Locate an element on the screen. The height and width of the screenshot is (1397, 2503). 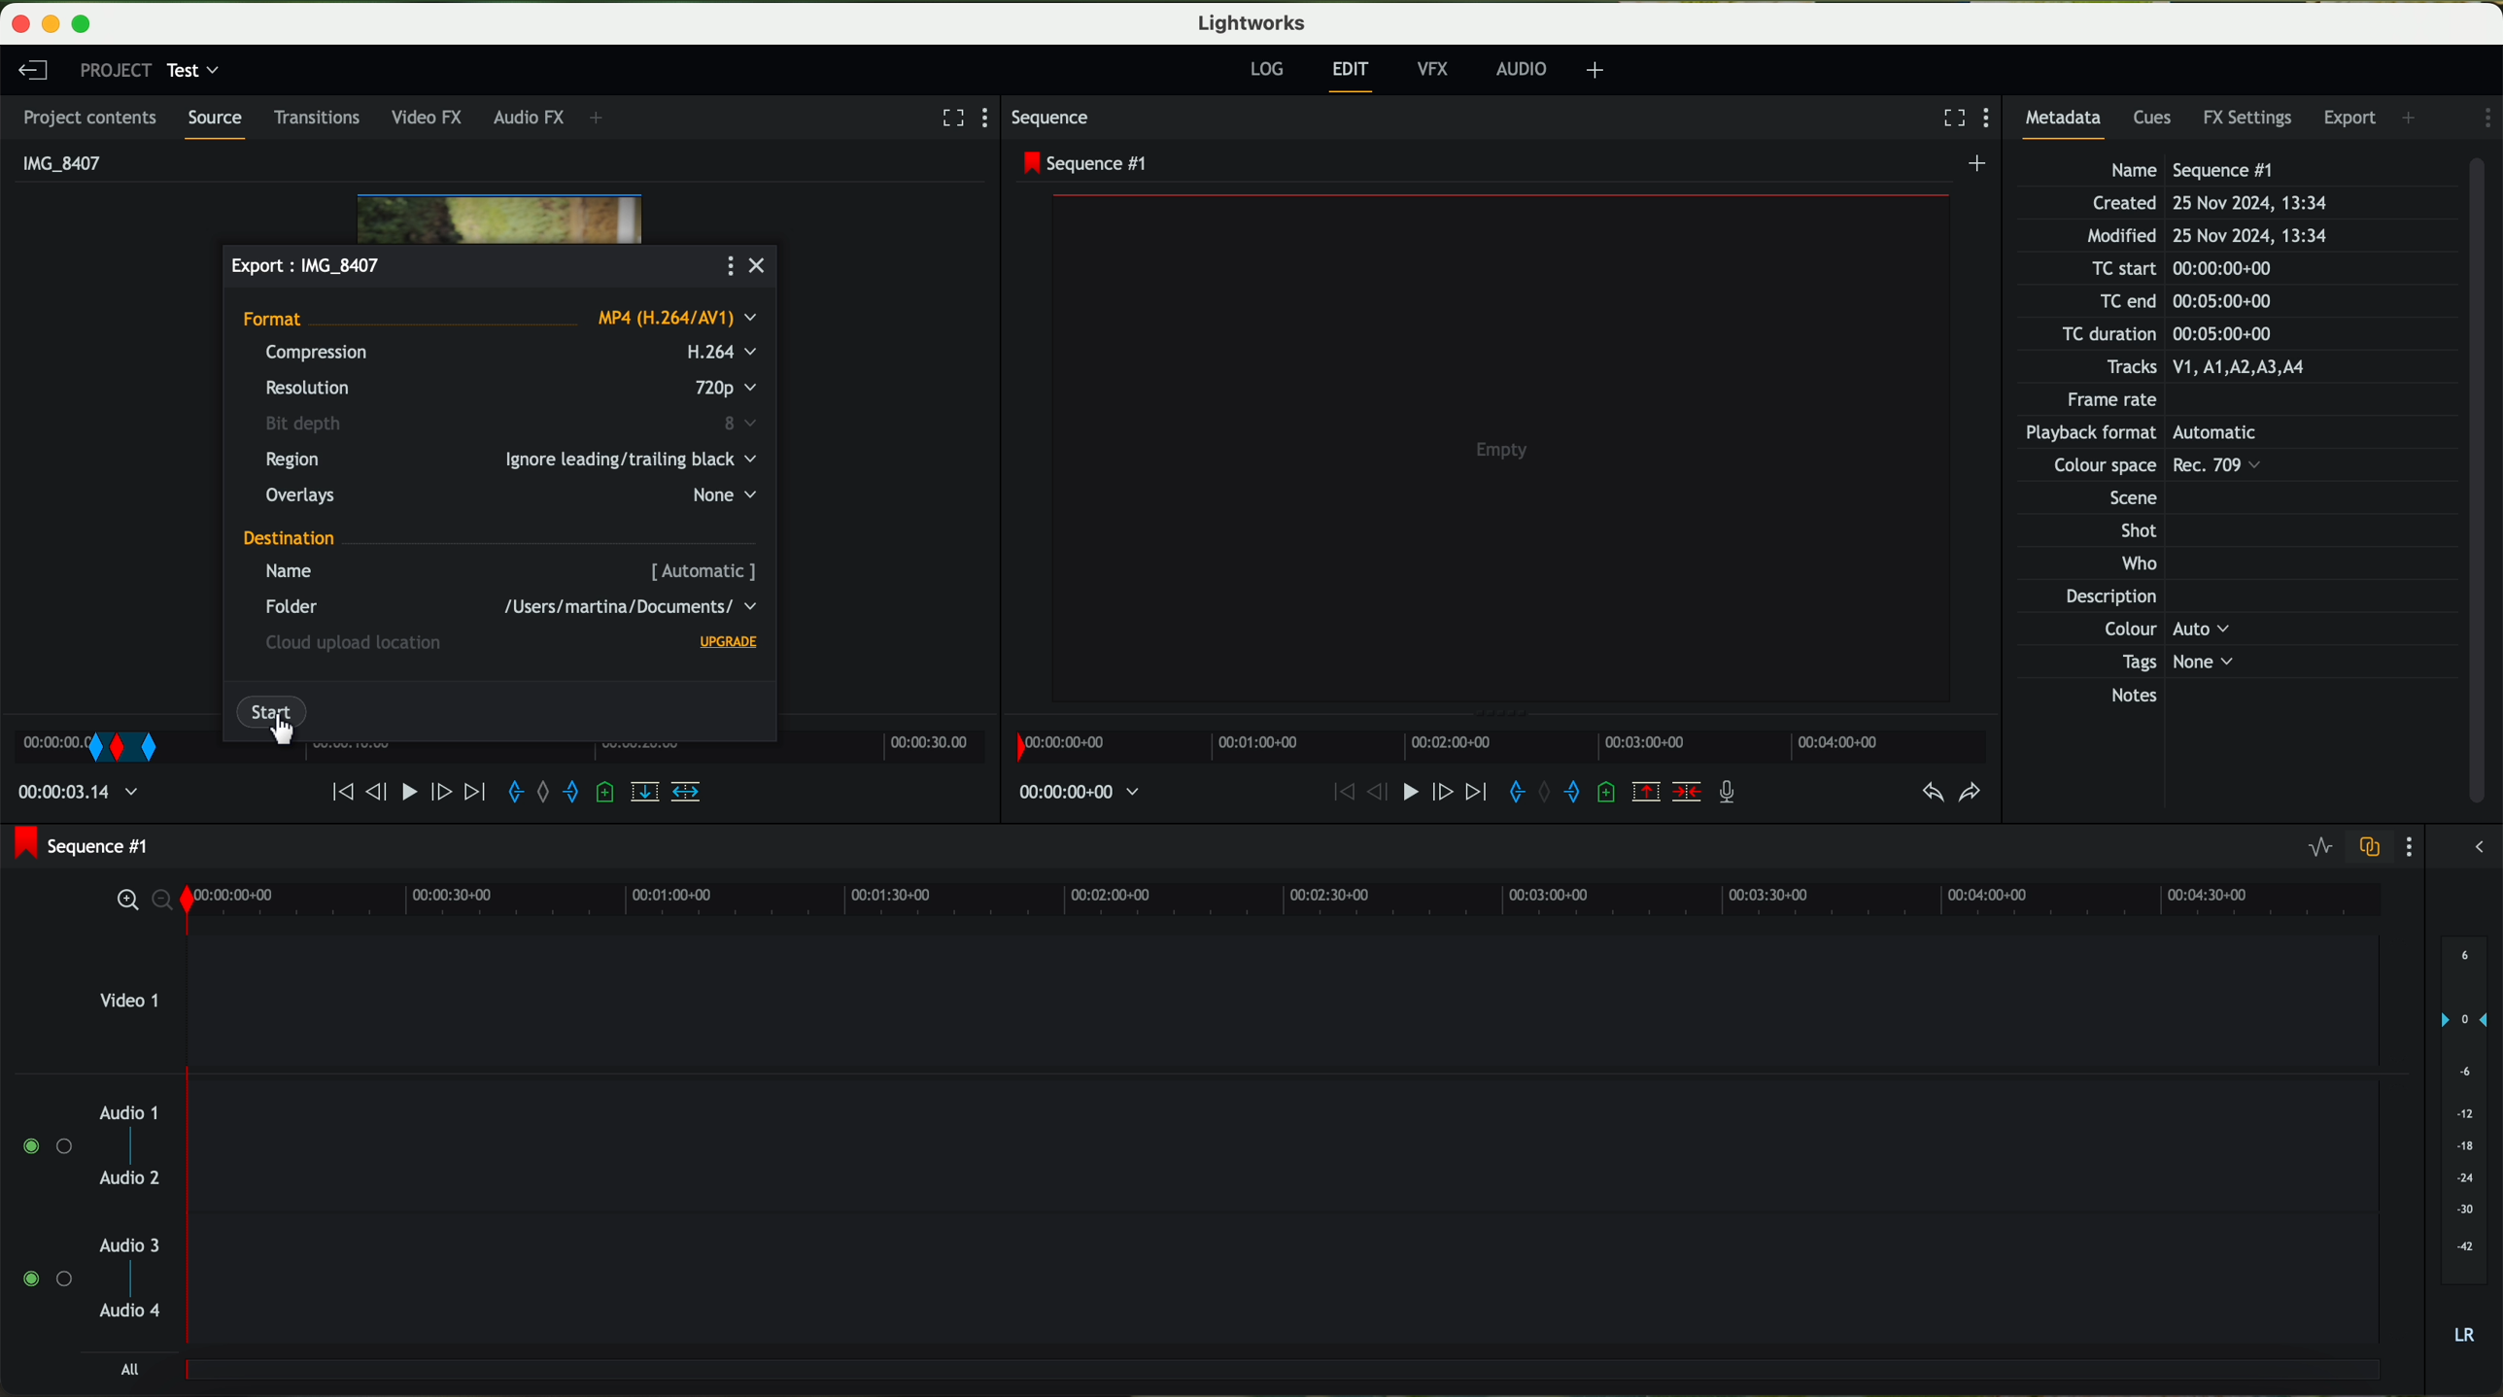
folder is located at coordinates (506, 607).